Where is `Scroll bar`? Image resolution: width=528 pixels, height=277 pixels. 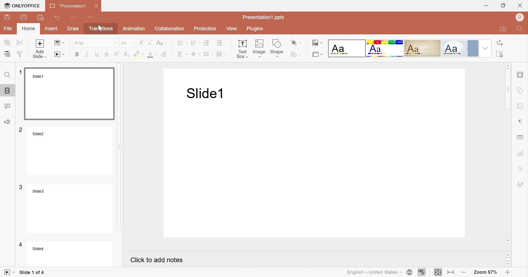
Scroll bar is located at coordinates (508, 260).